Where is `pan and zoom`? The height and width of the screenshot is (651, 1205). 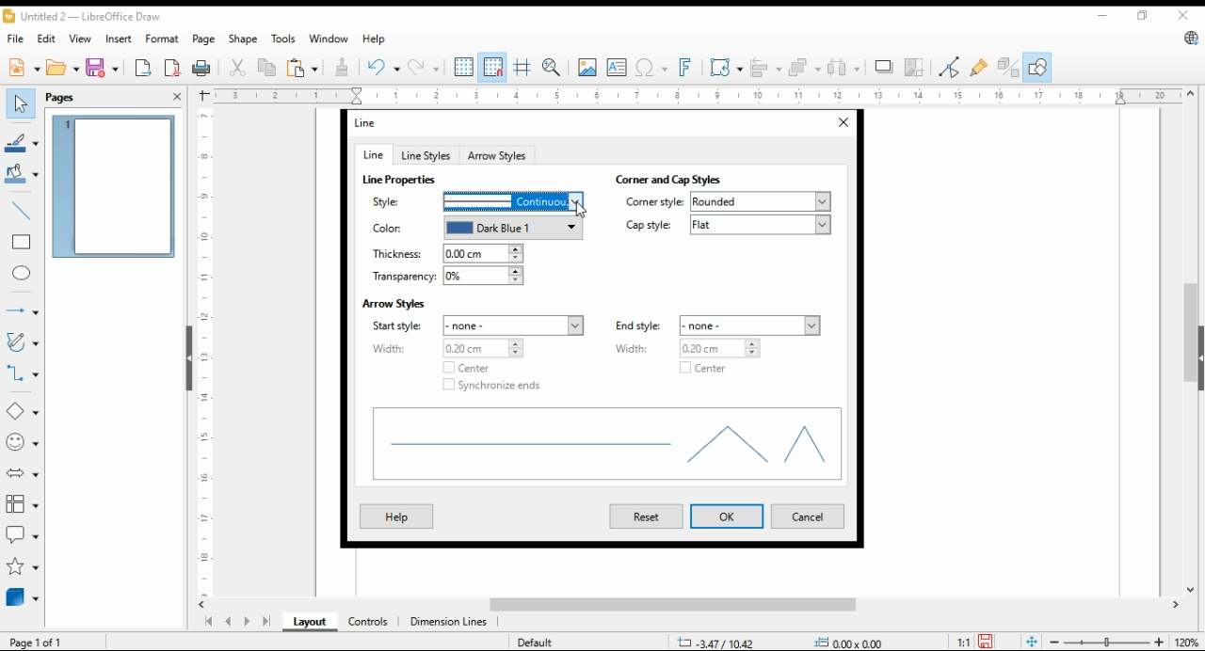 pan and zoom is located at coordinates (553, 68).